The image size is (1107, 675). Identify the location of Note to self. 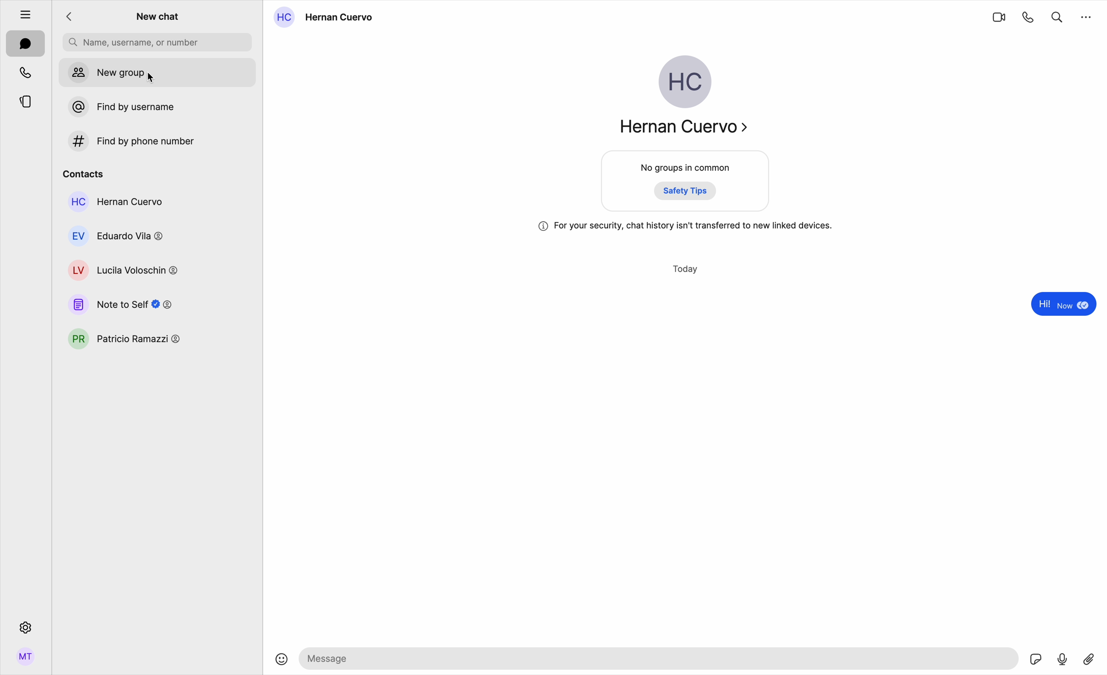
(121, 304).